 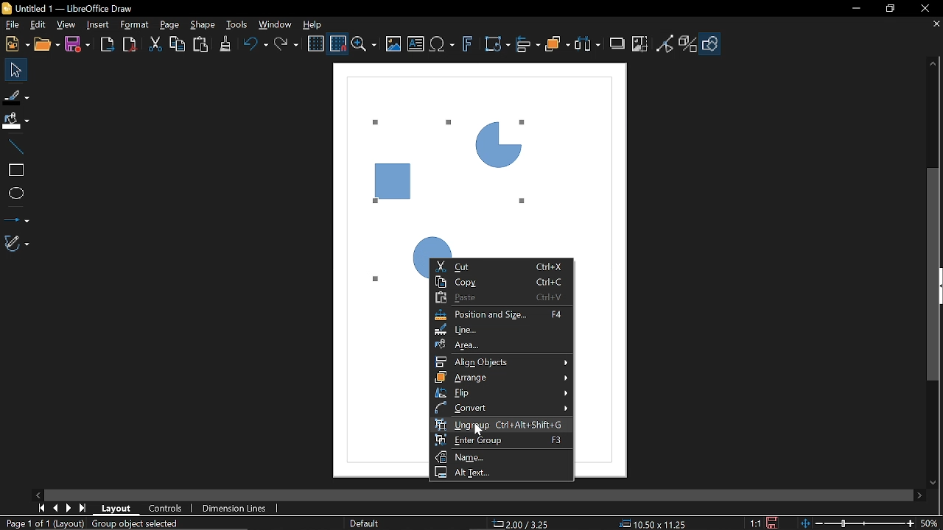 I want to click on Arrange, so click(x=558, y=46).